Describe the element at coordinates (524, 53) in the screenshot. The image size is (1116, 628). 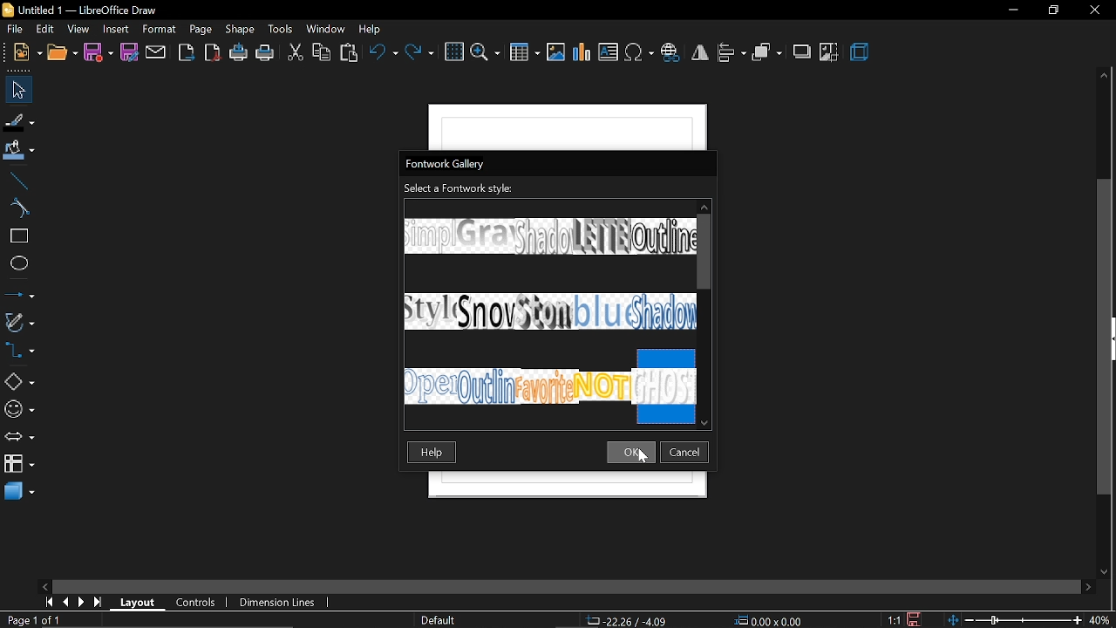
I see `insert table` at that location.